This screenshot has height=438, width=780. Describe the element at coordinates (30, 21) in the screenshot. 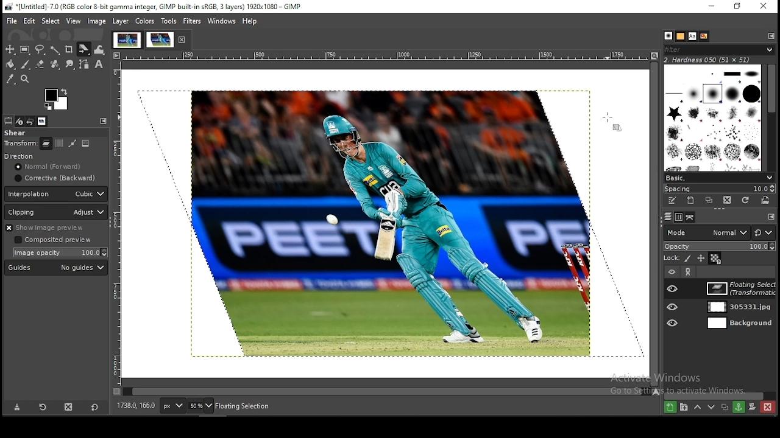

I see `edit` at that location.